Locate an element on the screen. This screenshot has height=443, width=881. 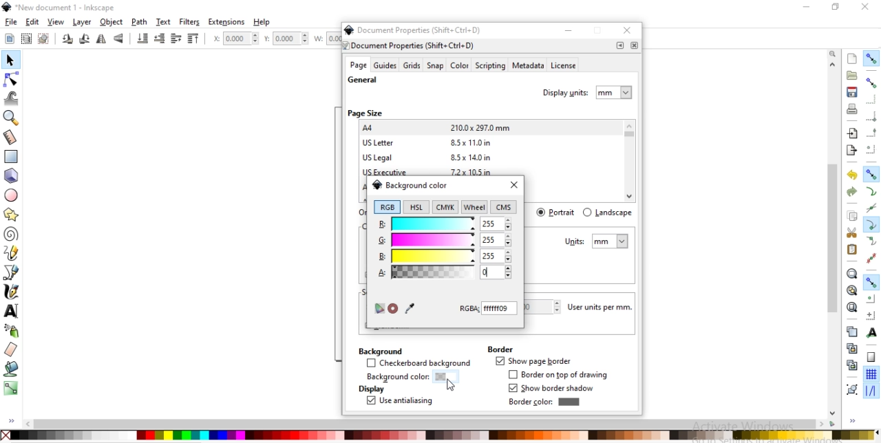
rotate 90 clockwise is located at coordinates (68, 40).